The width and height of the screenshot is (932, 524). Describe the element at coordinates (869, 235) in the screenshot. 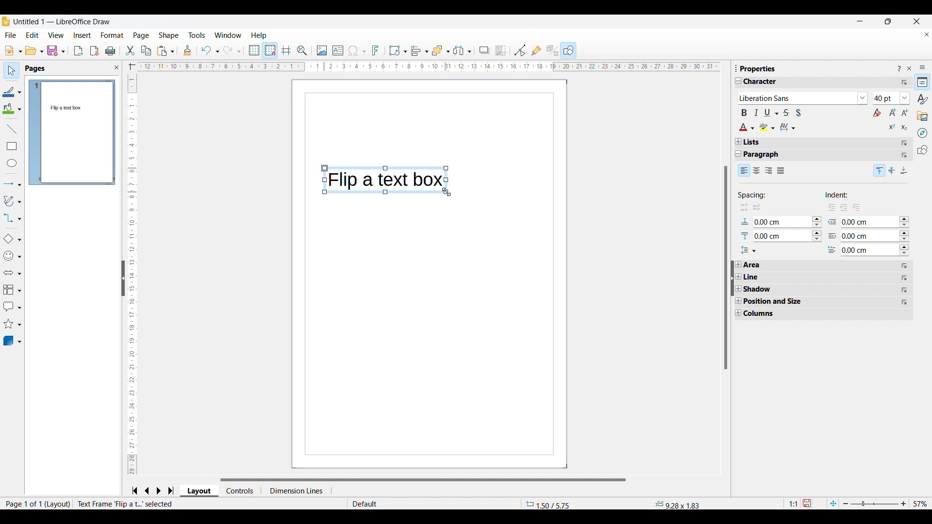

I see `0.00 cm` at that location.